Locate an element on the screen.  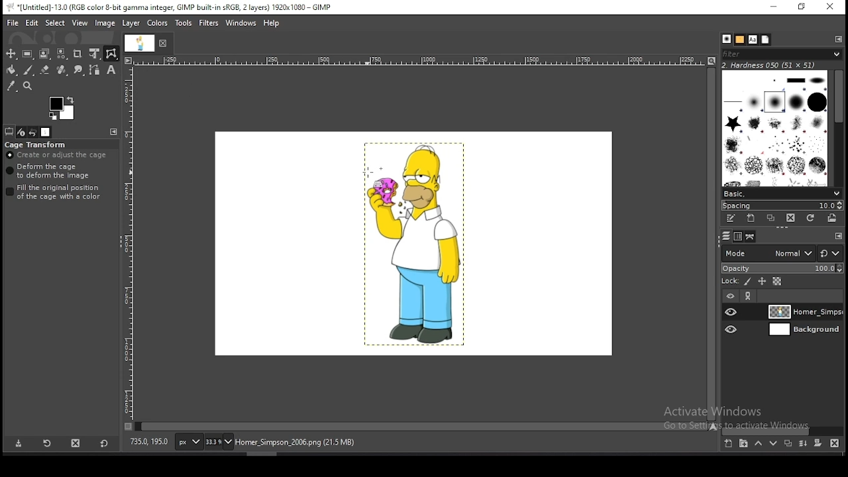
colors is located at coordinates (157, 23).